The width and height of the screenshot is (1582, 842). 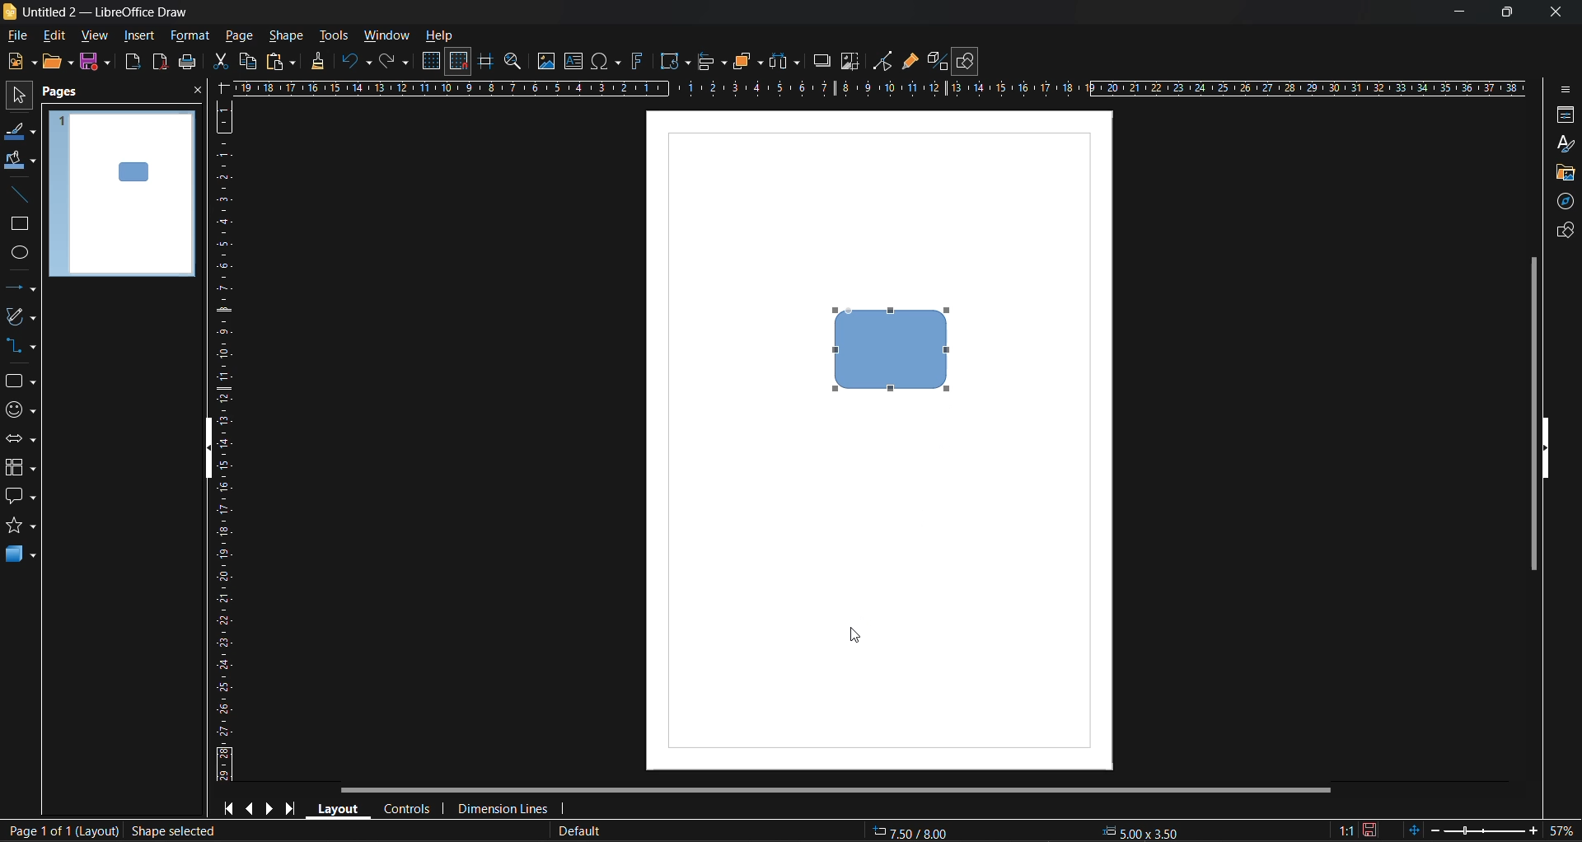 I want to click on coordinates, so click(x=1023, y=832).